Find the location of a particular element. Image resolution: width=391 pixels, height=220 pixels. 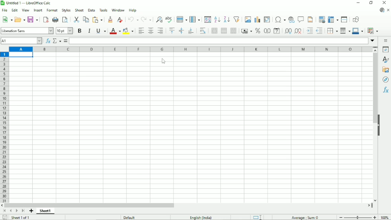

Align bottom is located at coordinates (191, 31).